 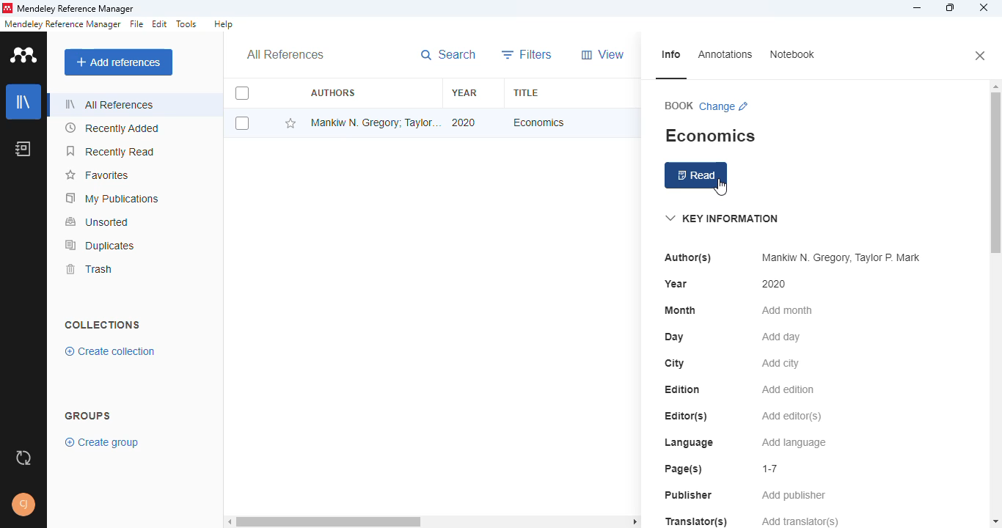 What do you see at coordinates (725, 107) in the screenshot?
I see `change` at bounding box center [725, 107].